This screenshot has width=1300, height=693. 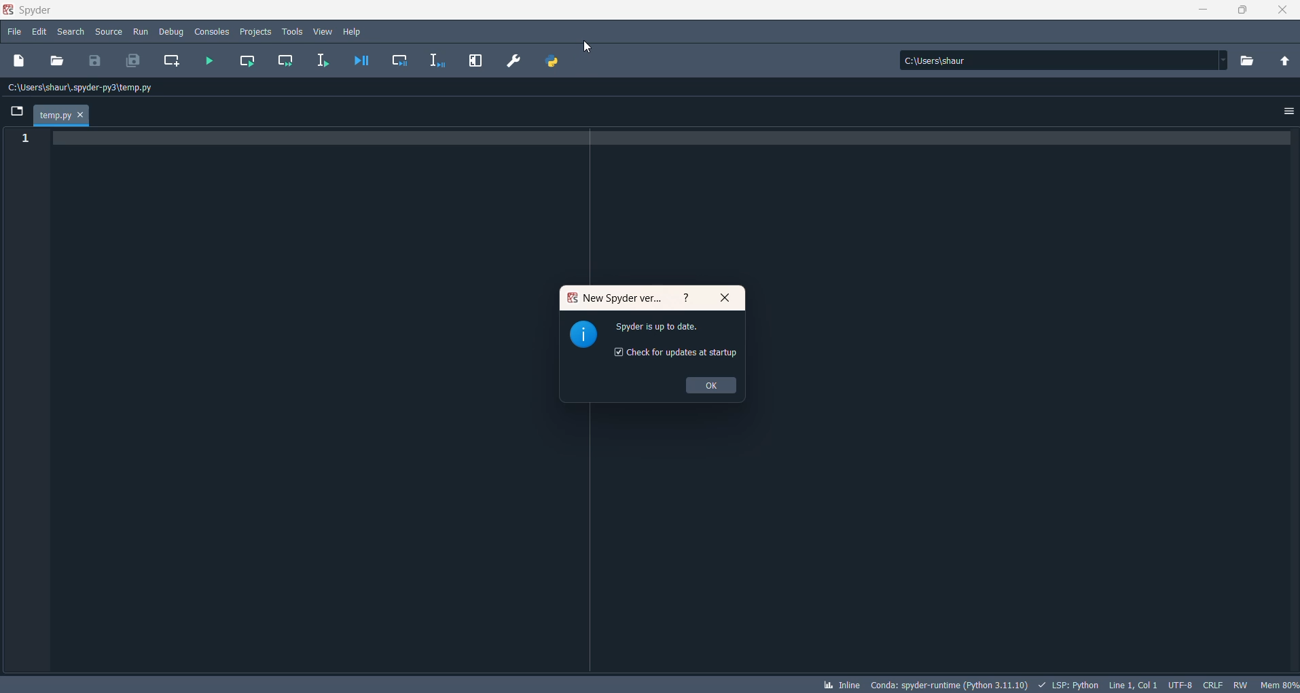 What do you see at coordinates (947, 684) in the screenshot?
I see `SPYDER VERSION` at bounding box center [947, 684].